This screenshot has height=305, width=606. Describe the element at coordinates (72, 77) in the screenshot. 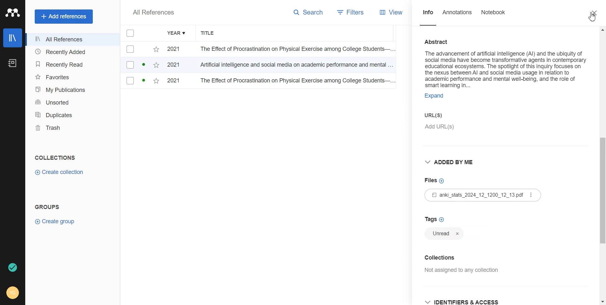

I see `Favorites` at that location.